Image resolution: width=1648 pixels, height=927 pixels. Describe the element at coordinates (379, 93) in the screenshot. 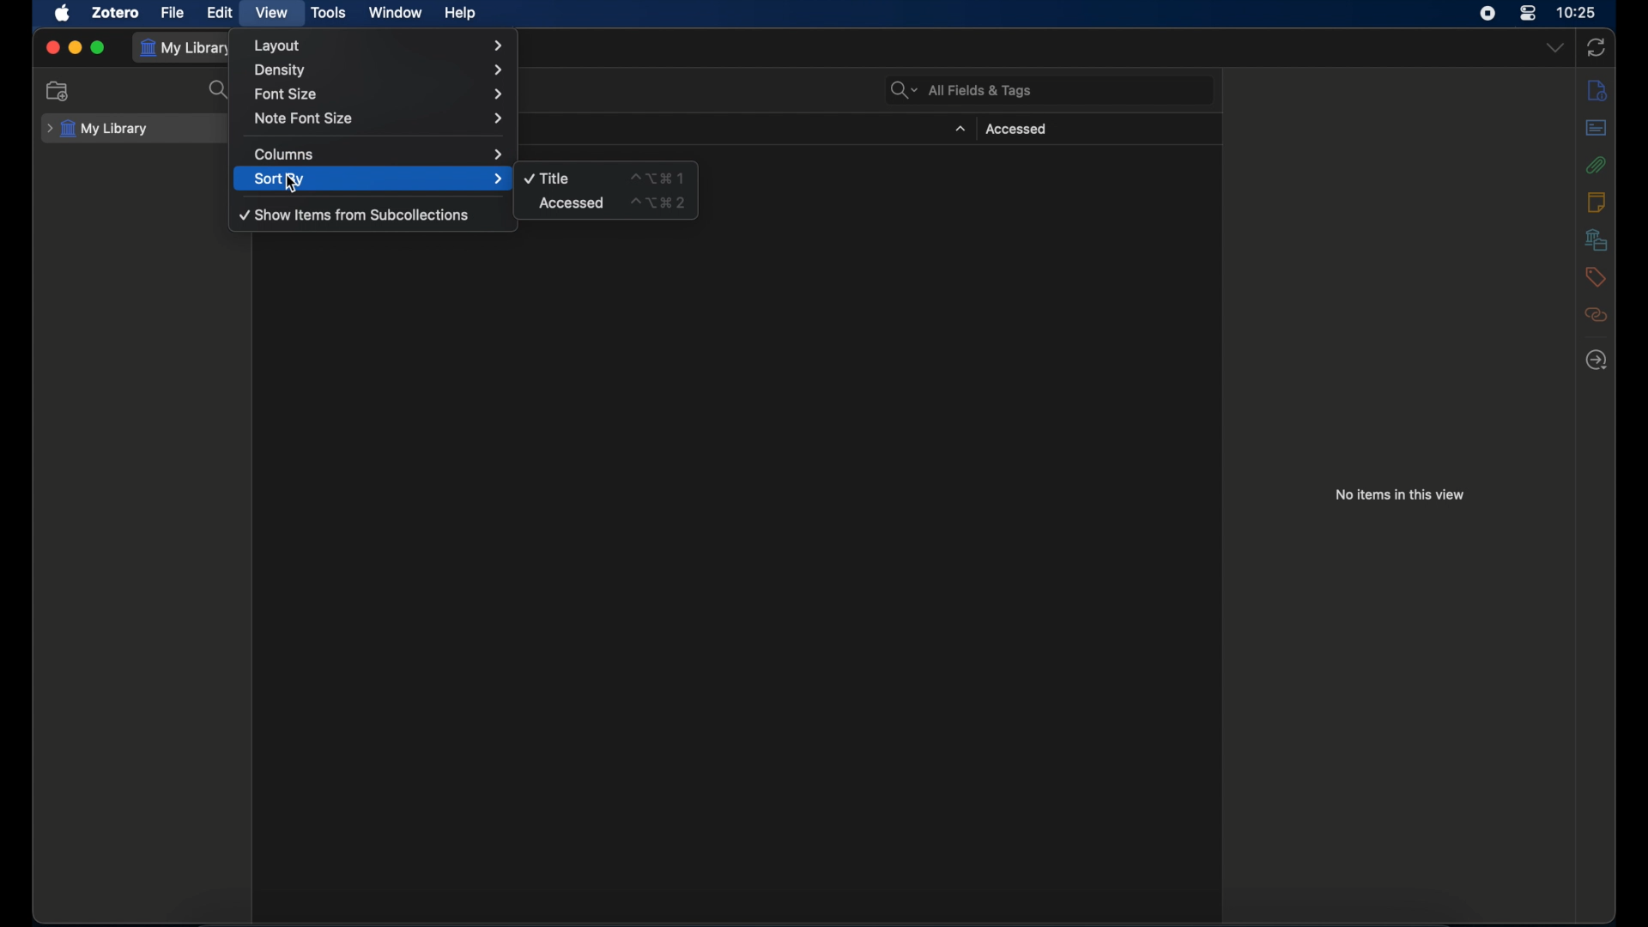

I see `font size` at that location.